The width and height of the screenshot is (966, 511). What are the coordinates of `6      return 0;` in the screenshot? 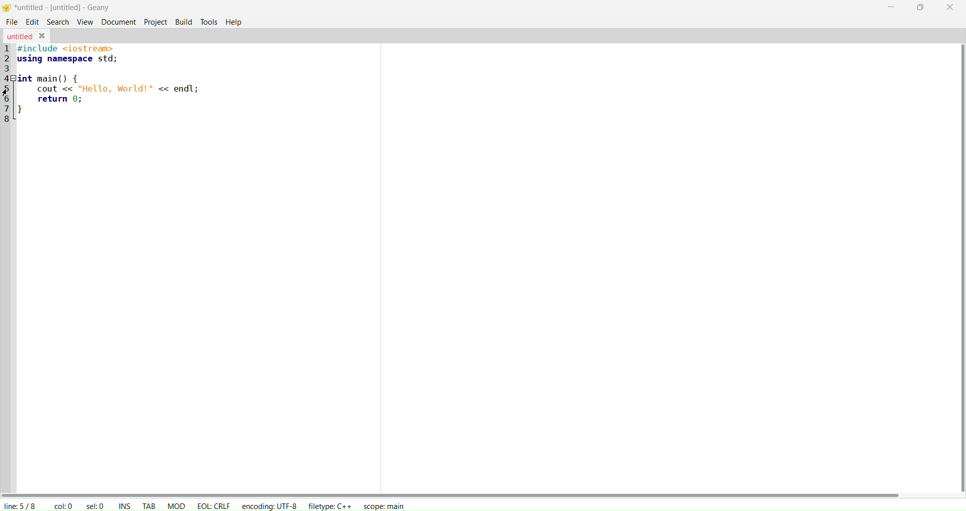 It's located at (52, 100).